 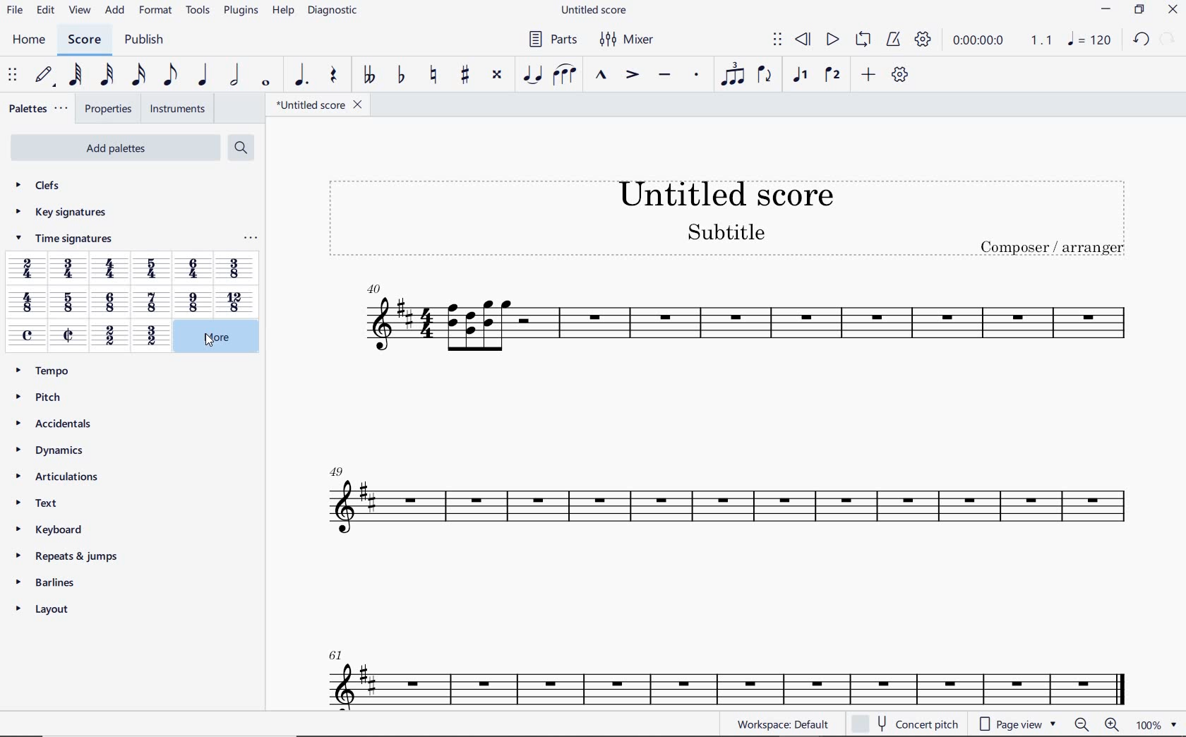 What do you see at coordinates (70, 270) in the screenshot?
I see `3/4` at bounding box center [70, 270].